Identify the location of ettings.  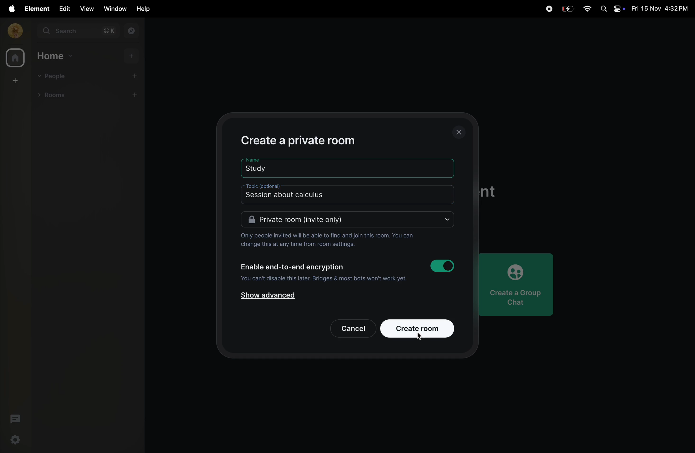
(16, 440).